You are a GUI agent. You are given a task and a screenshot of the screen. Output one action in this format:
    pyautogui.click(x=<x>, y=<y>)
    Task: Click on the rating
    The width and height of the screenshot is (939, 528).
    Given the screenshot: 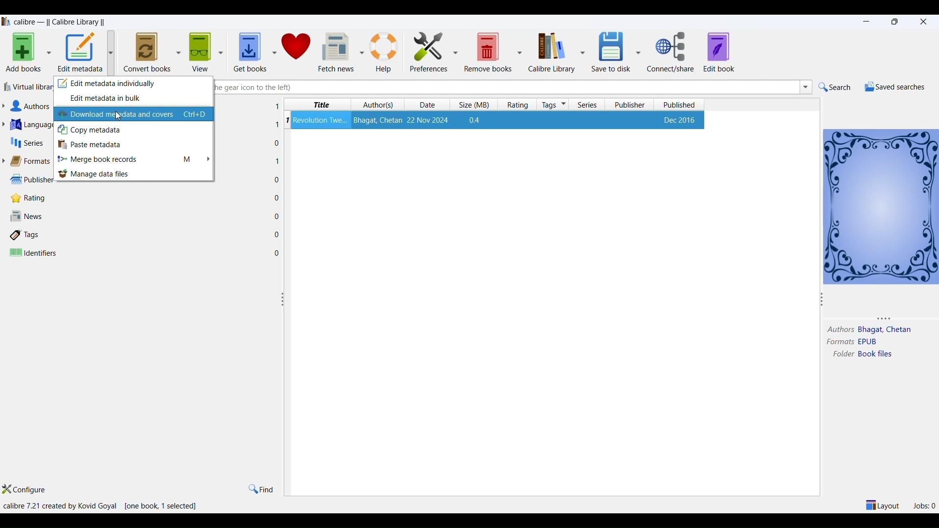 What is the action you would take?
    pyautogui.click(x=519, y=105)
    